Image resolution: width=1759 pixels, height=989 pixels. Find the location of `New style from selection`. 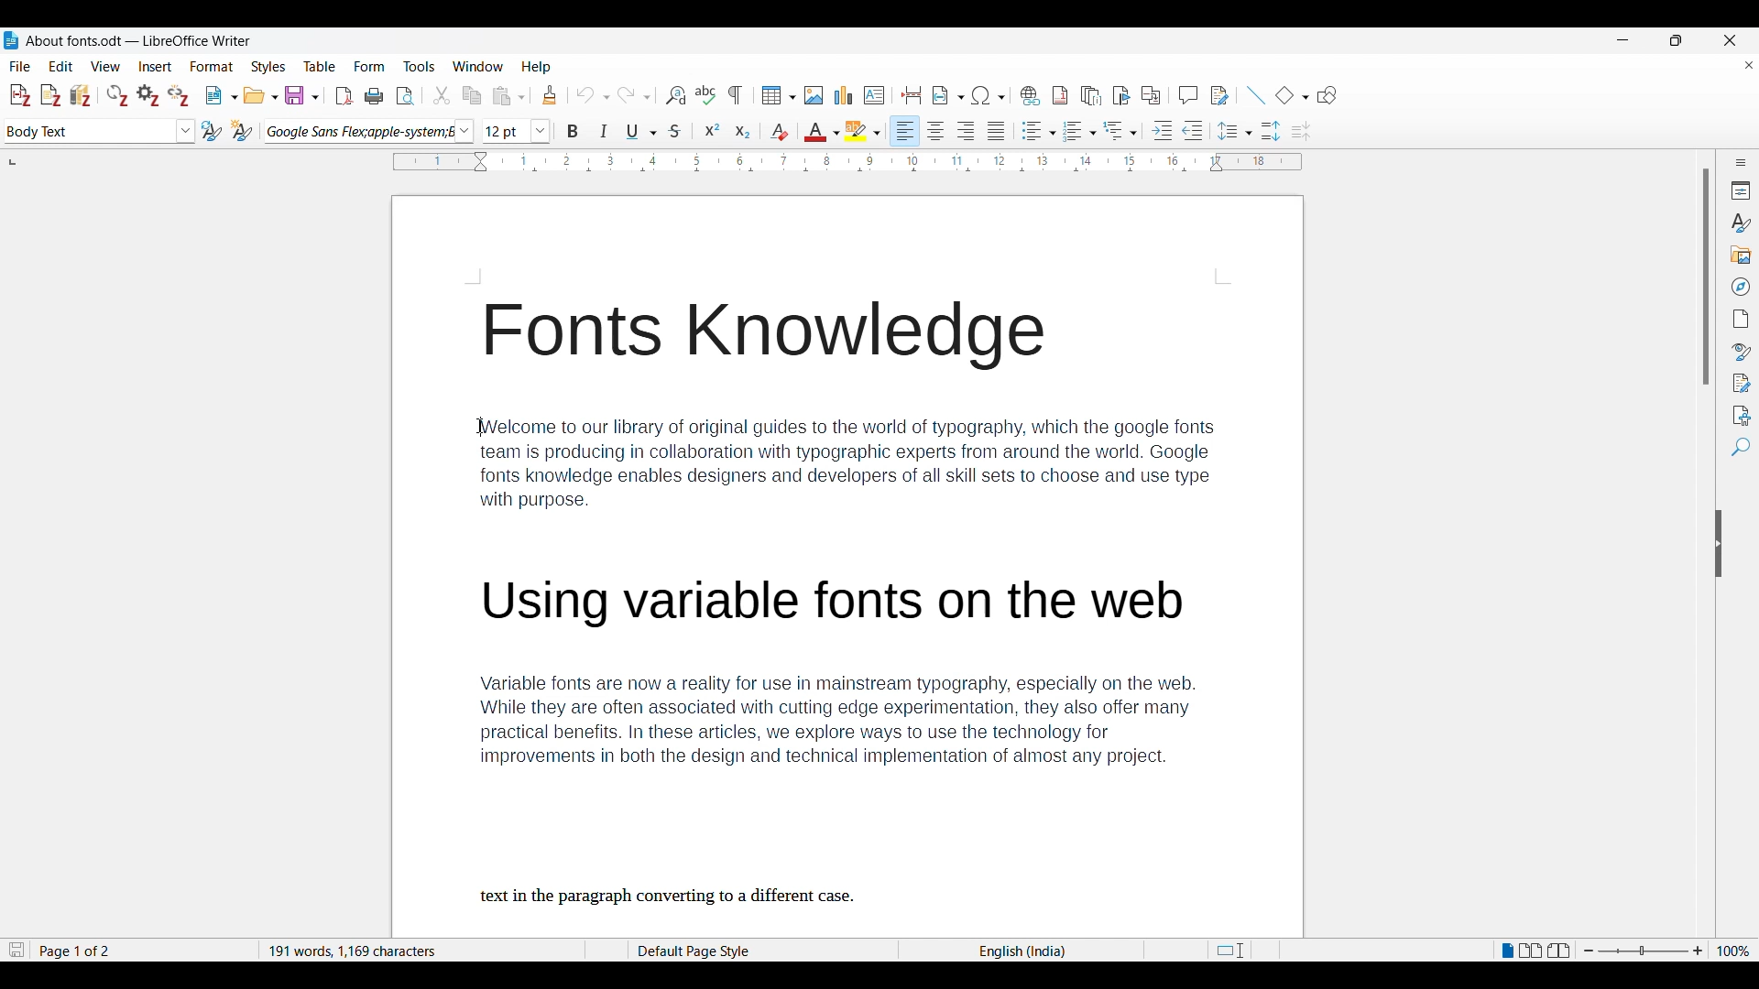

New style from selection is located at coordinates (243, 131).